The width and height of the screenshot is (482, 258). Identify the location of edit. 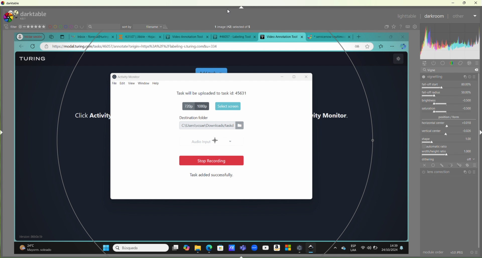
(122, 83).